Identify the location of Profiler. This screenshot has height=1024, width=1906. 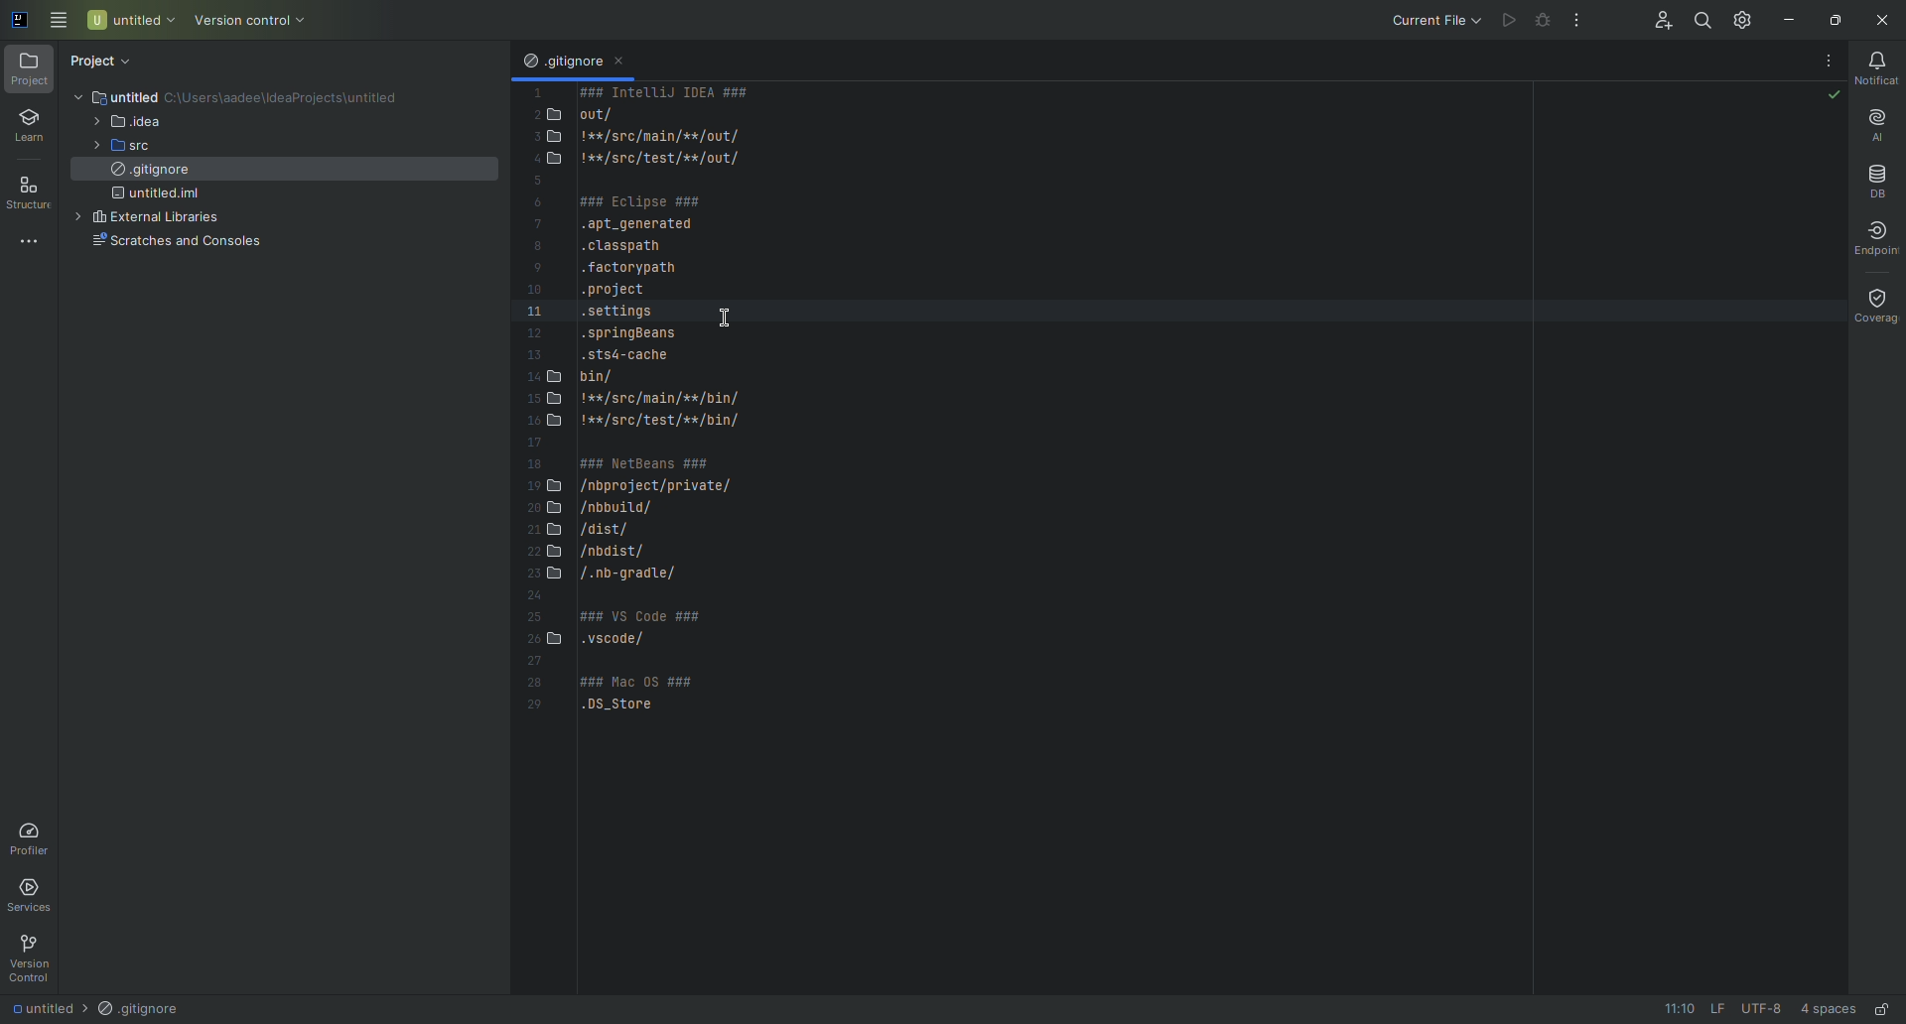
(33, 837).